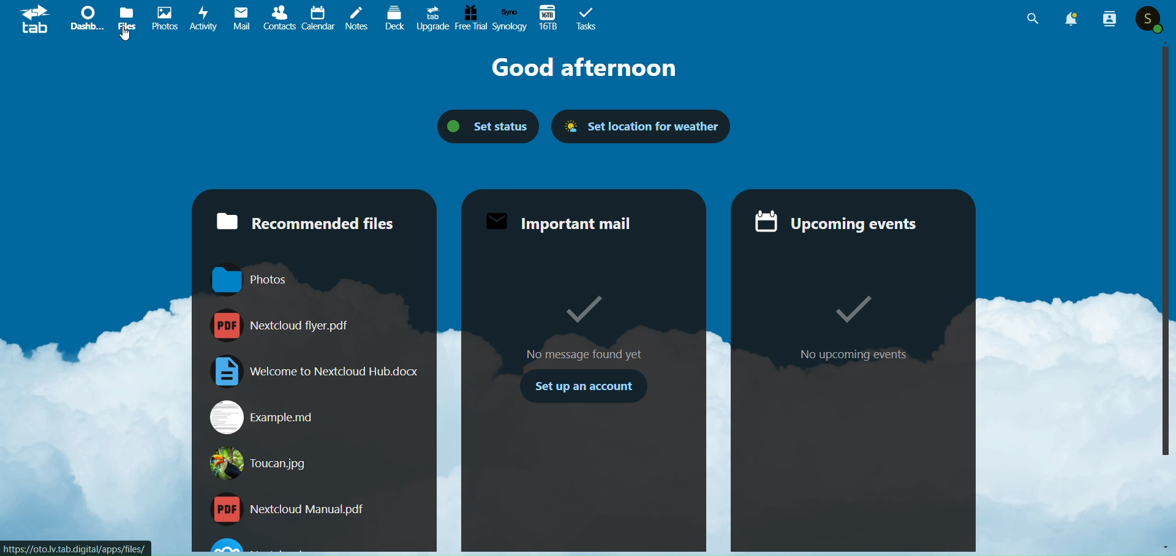 The width and height of the screenshot is (1176, 556). I want to click on task, so click(587, 18).